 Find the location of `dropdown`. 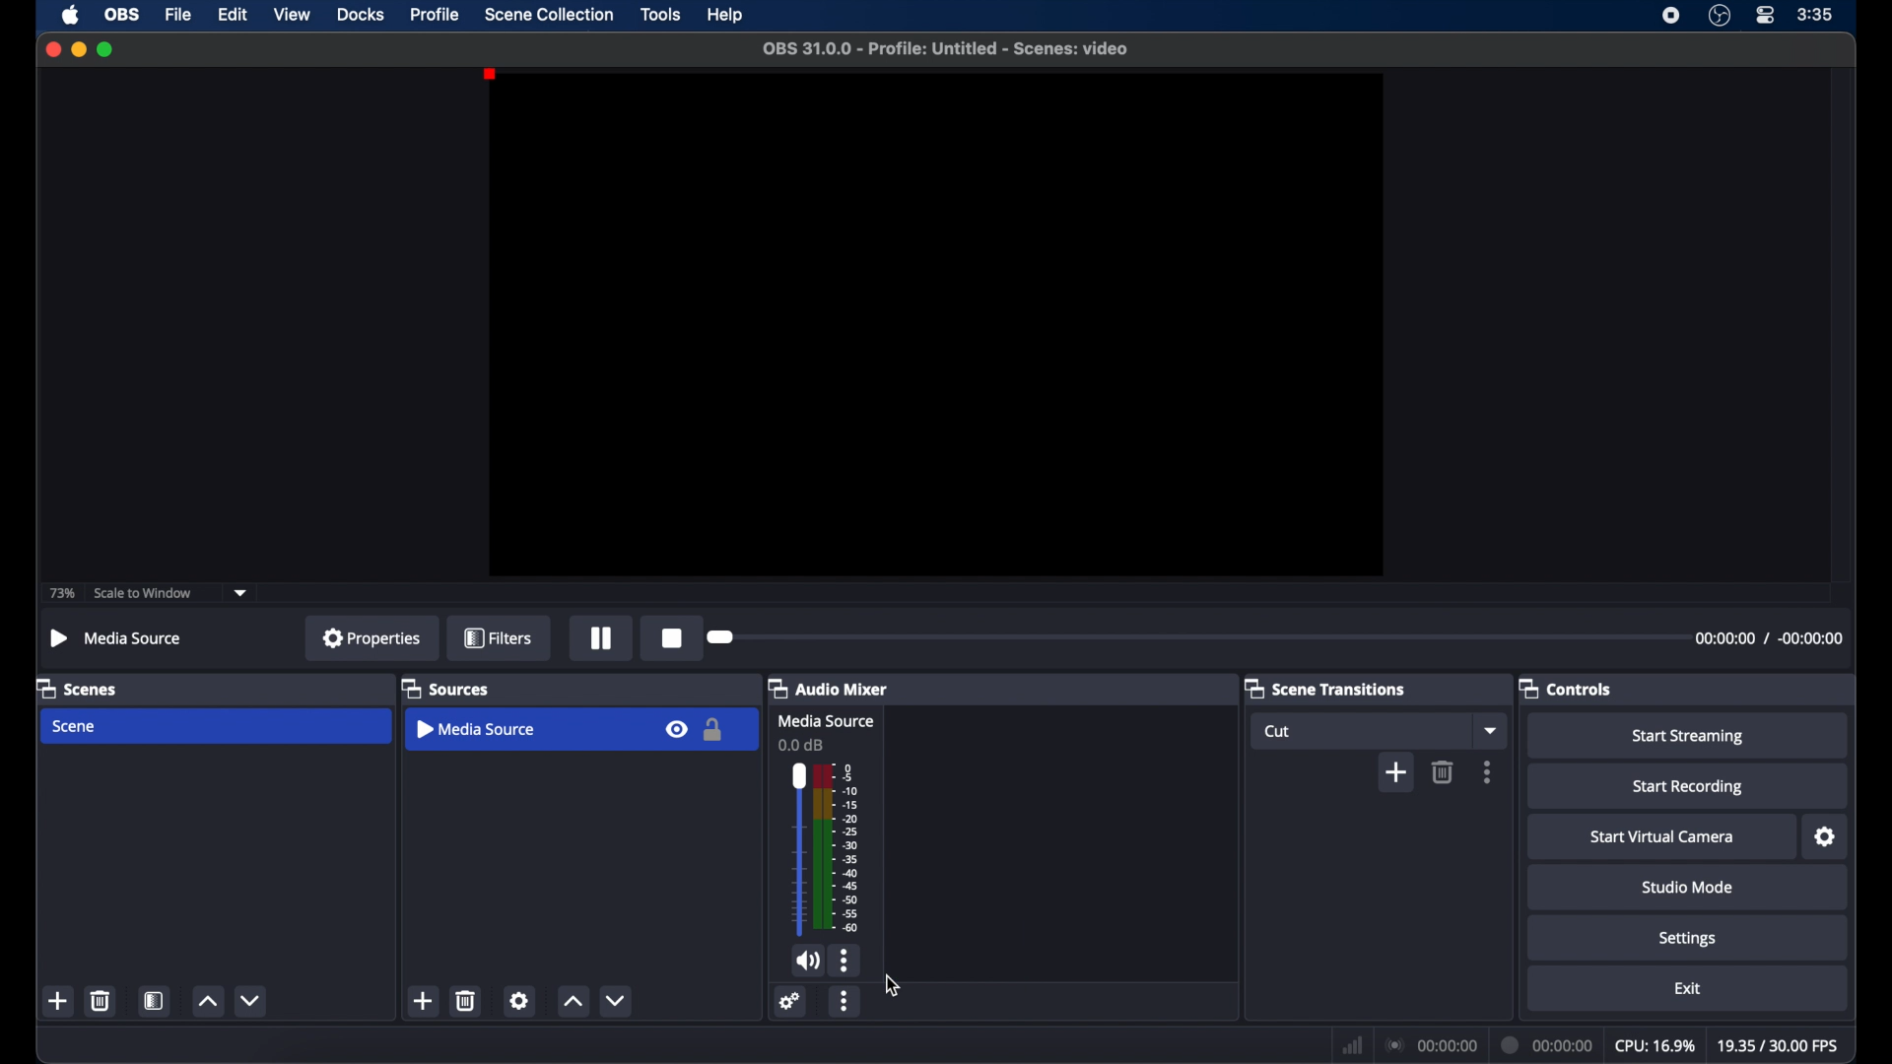

dropdown is located at coordinates (1491, 729).